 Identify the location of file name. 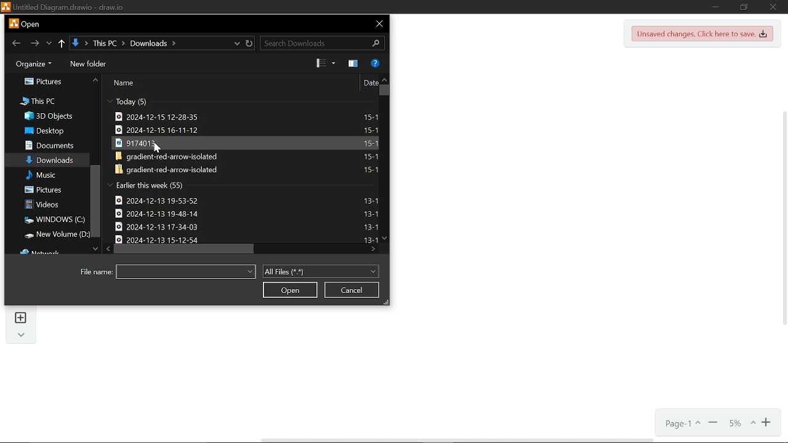
(92, 272).